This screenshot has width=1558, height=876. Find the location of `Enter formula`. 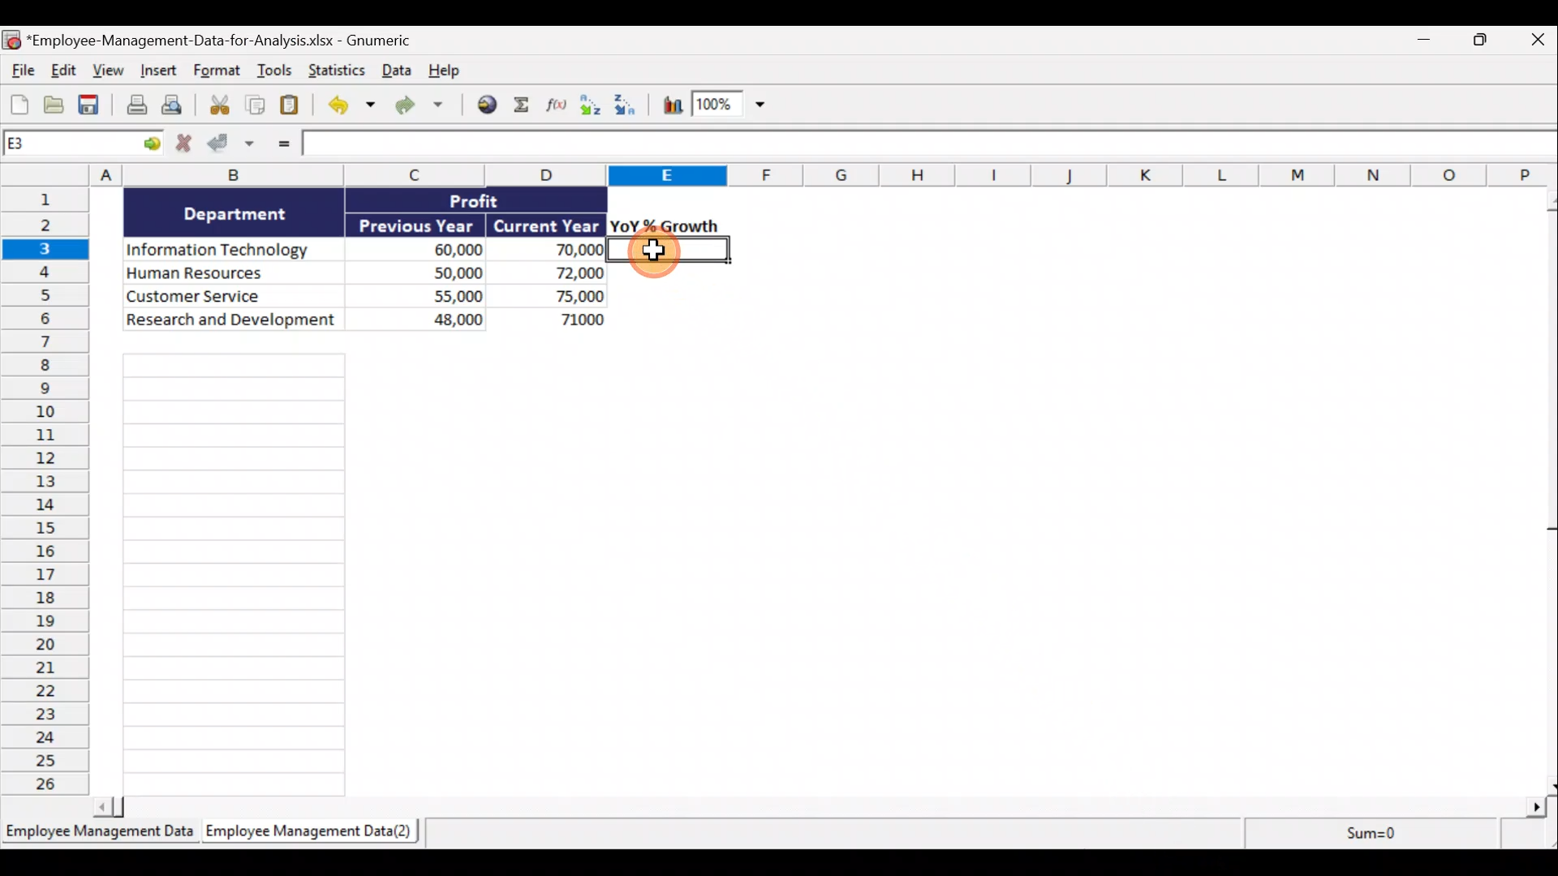

Enter formula is located at coordinates (282, 147).